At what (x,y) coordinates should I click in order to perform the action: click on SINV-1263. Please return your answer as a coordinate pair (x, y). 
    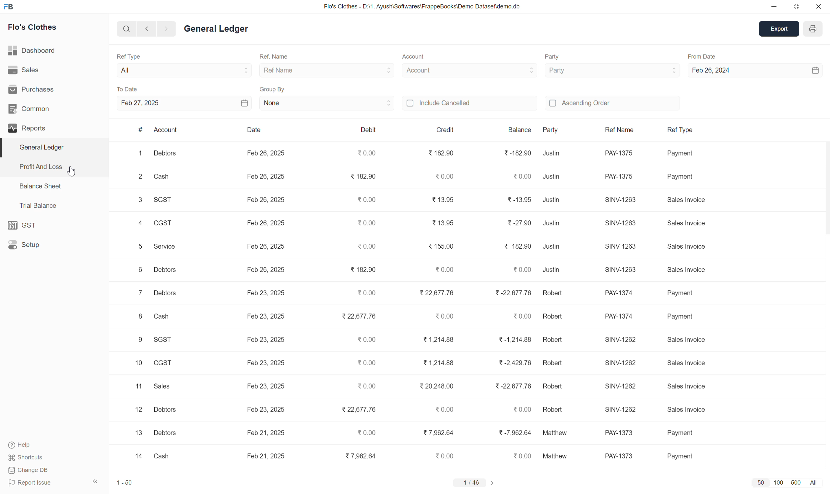
    Looking at the image, I should click on (620, 247).